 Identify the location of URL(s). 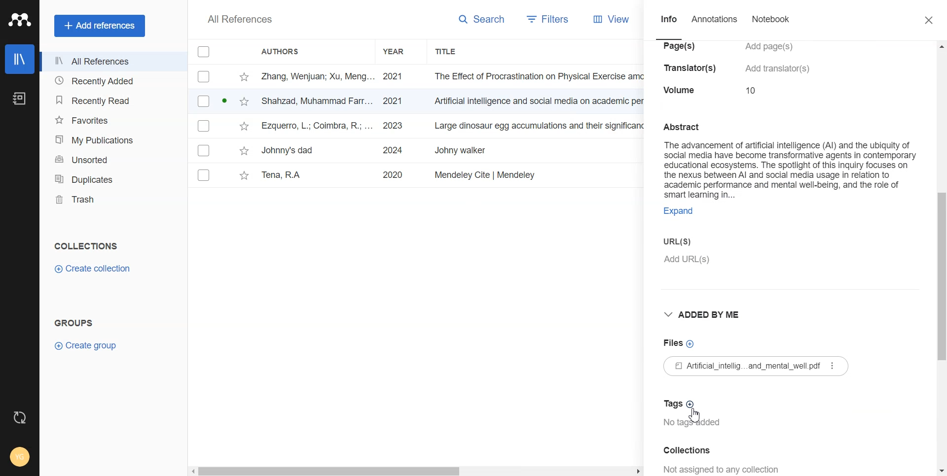
(790, 251).